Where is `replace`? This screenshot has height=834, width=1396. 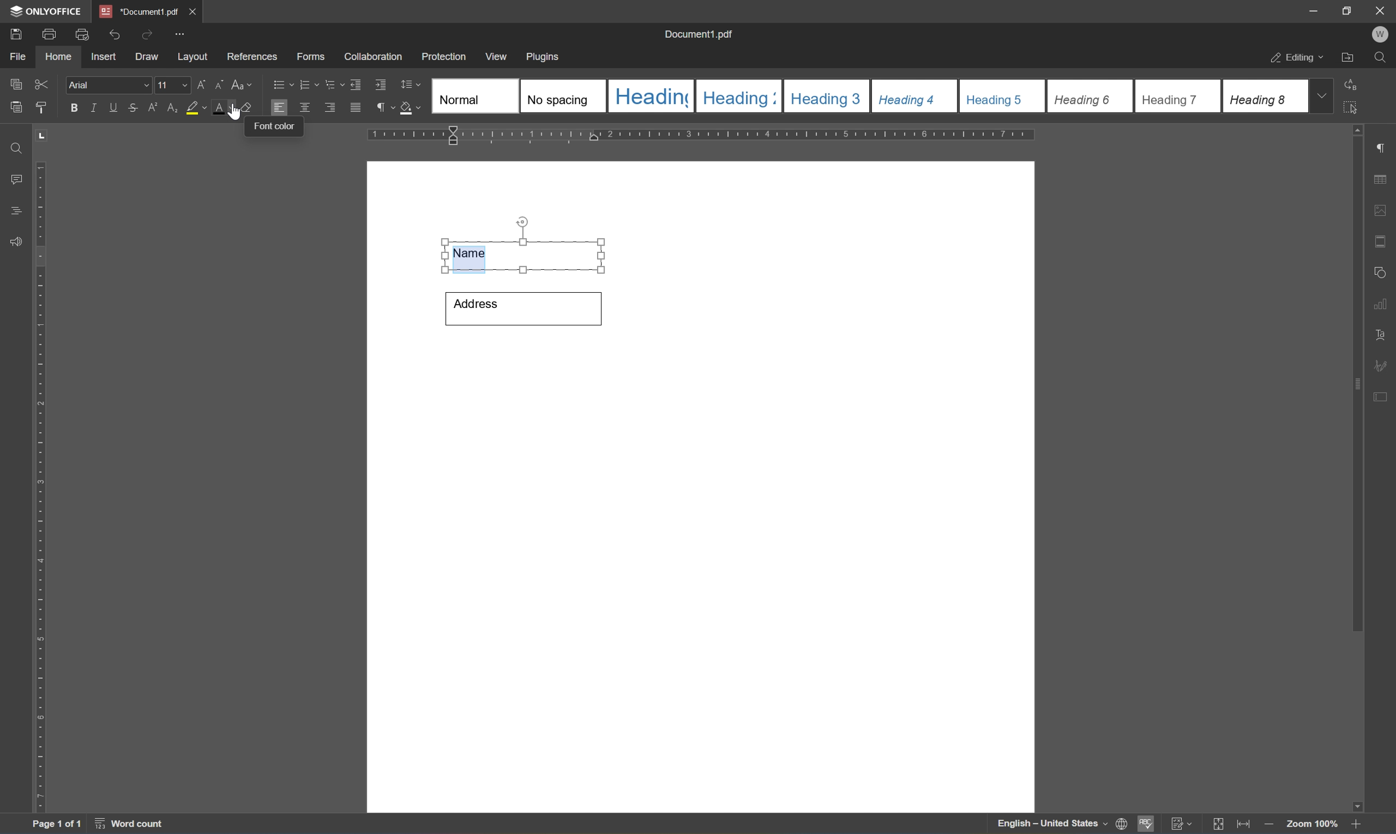
replace is located at coordinates (1355, 85).